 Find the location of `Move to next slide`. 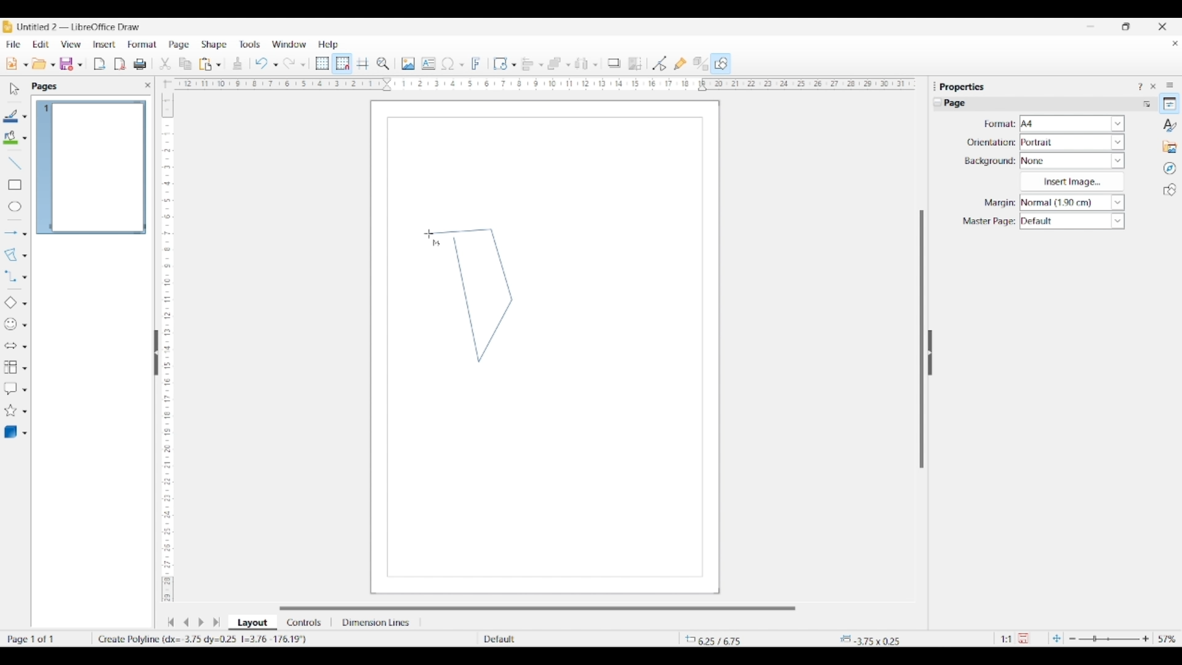

Move to next slide is located at coordinates (201, 623).